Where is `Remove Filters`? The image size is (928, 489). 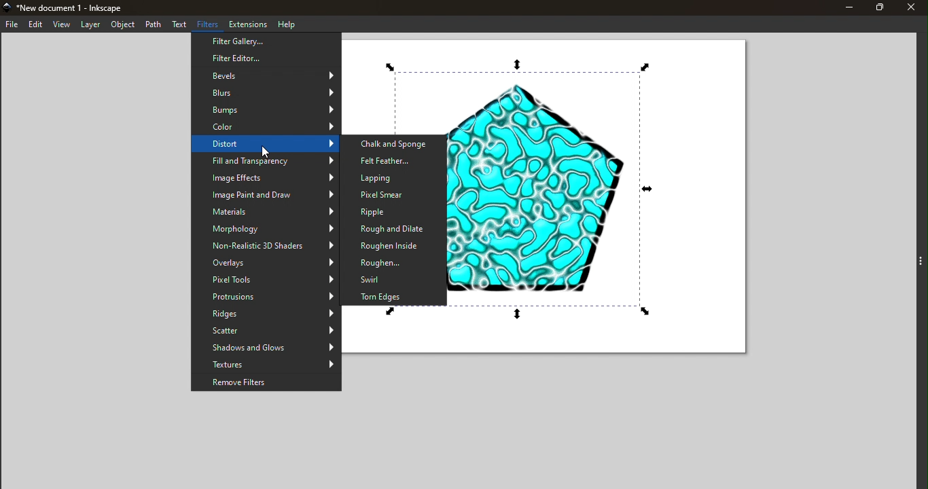
Remove Filters is located at coordinates (266, 382).